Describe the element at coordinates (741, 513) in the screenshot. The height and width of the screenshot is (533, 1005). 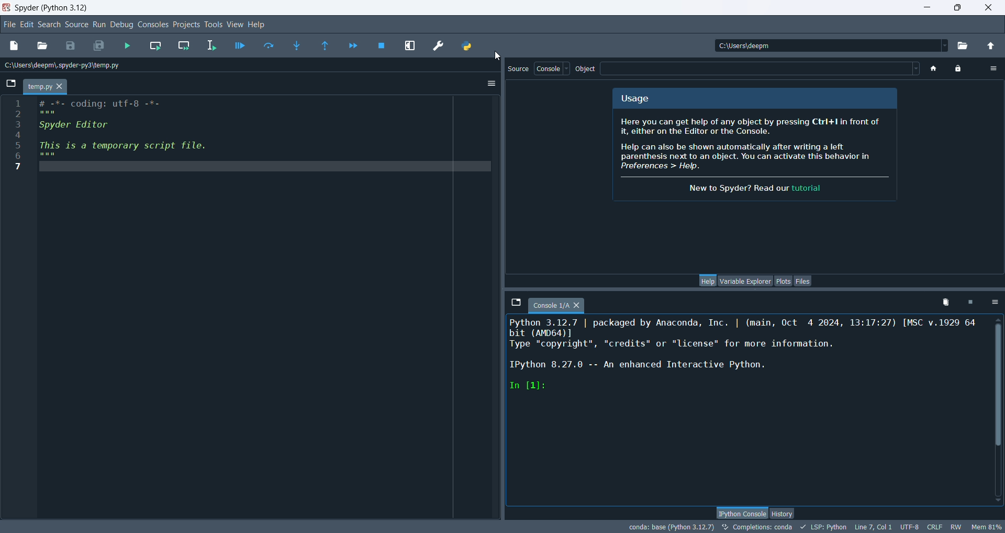
I see `python console` at that location.